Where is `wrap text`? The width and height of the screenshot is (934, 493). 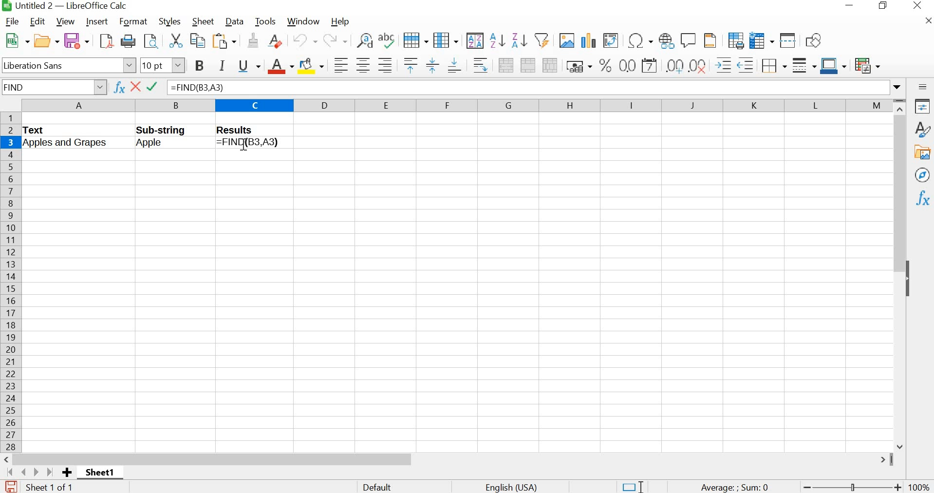
wrap text is located at coordinates (480, 65).